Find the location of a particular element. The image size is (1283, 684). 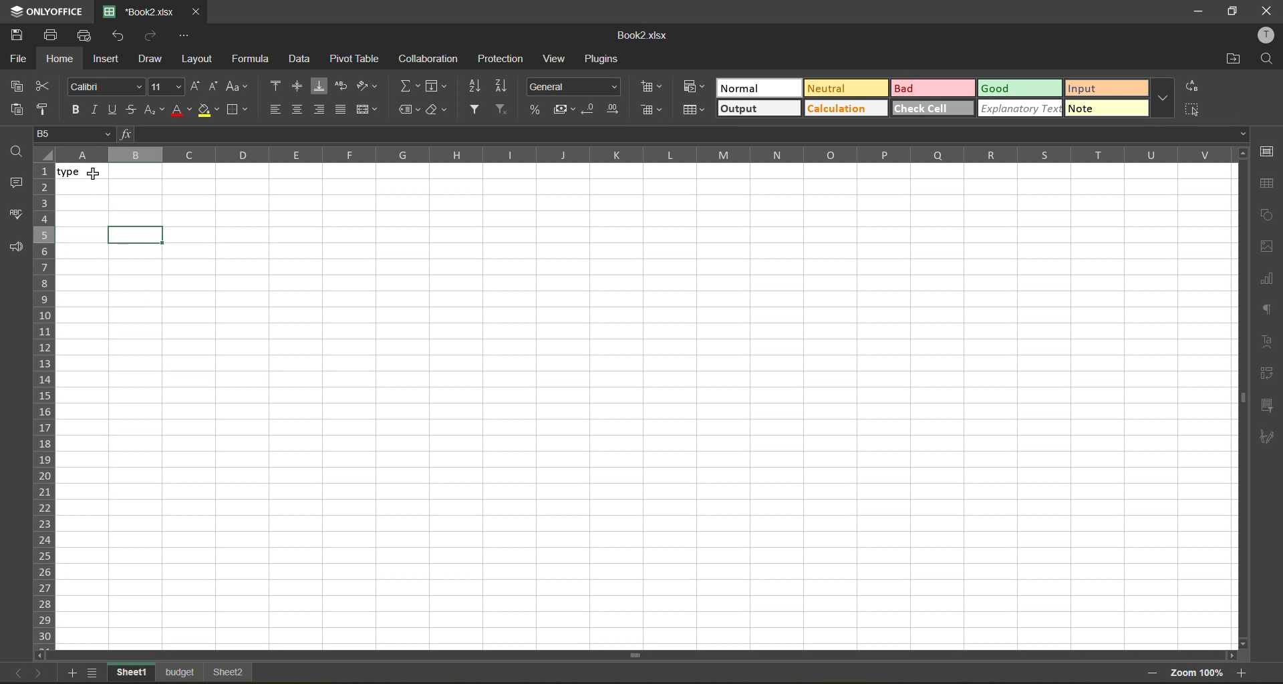

protection is located at coordinates (497, 59).